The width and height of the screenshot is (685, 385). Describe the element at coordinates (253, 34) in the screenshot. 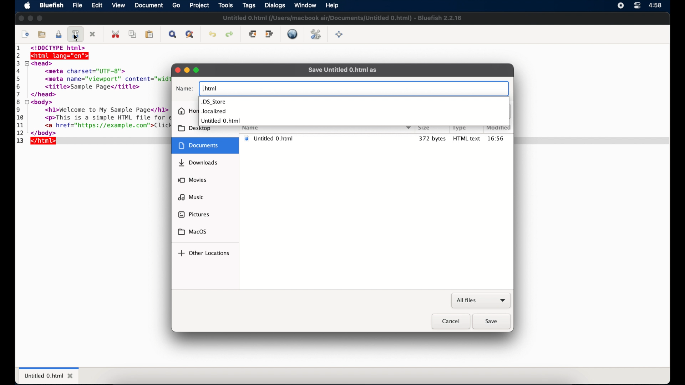

I see `unindent` at that location.